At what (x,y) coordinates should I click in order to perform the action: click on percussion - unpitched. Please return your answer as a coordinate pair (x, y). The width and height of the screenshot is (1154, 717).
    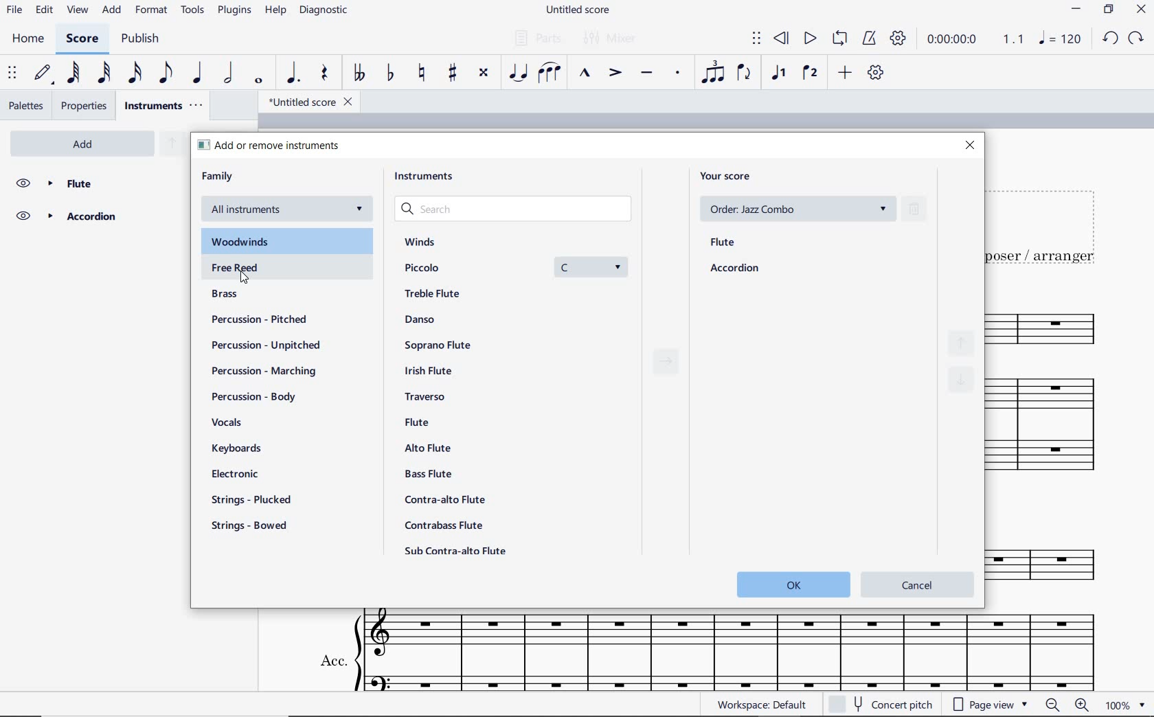
    Looking at the image, I should click on (265, 345).